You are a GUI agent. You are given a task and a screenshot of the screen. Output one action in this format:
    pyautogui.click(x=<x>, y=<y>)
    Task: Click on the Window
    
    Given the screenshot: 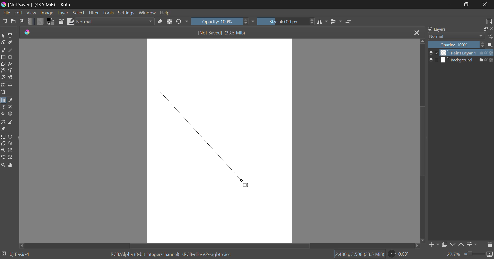 What is the action you would take?
    pyautogui.click(x=147, y=13)
    